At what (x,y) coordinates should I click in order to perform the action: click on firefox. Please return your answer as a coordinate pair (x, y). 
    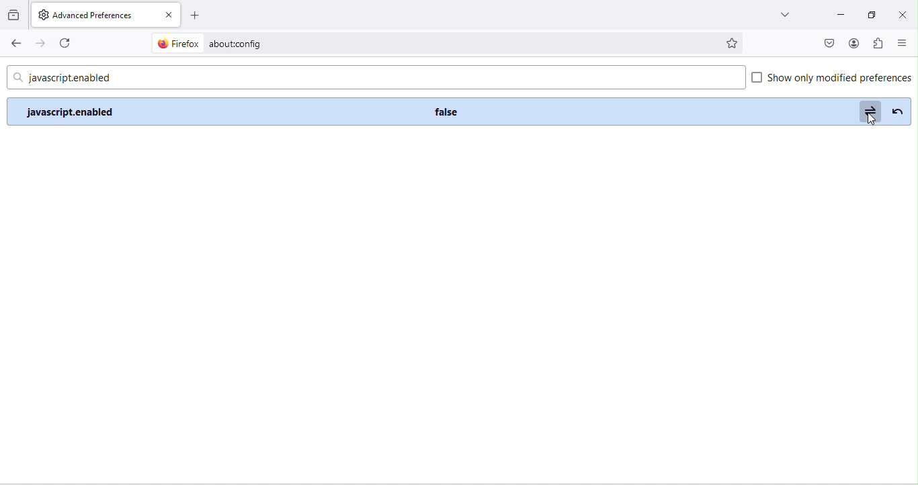
    Looking at the image, I should click on (177, 42).